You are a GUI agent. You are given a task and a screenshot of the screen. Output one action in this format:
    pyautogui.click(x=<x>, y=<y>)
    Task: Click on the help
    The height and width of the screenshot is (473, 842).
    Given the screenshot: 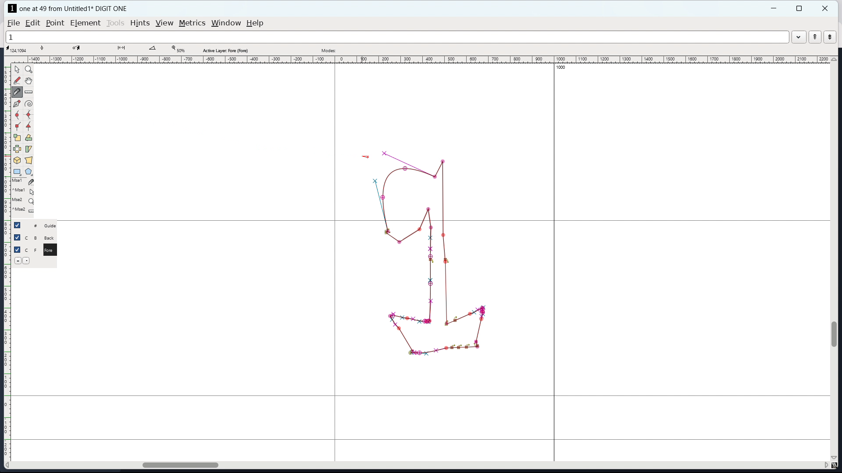 What is the action you would take?
    pyautogui.click(x=255, y=23)
    